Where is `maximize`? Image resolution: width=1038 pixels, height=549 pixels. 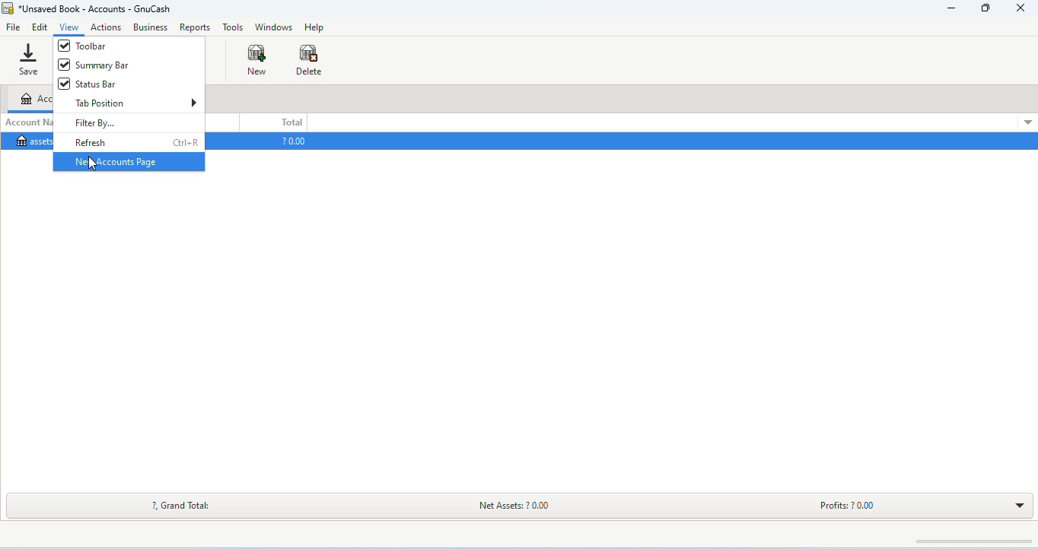
maximize is located at coordinates (985, 9).